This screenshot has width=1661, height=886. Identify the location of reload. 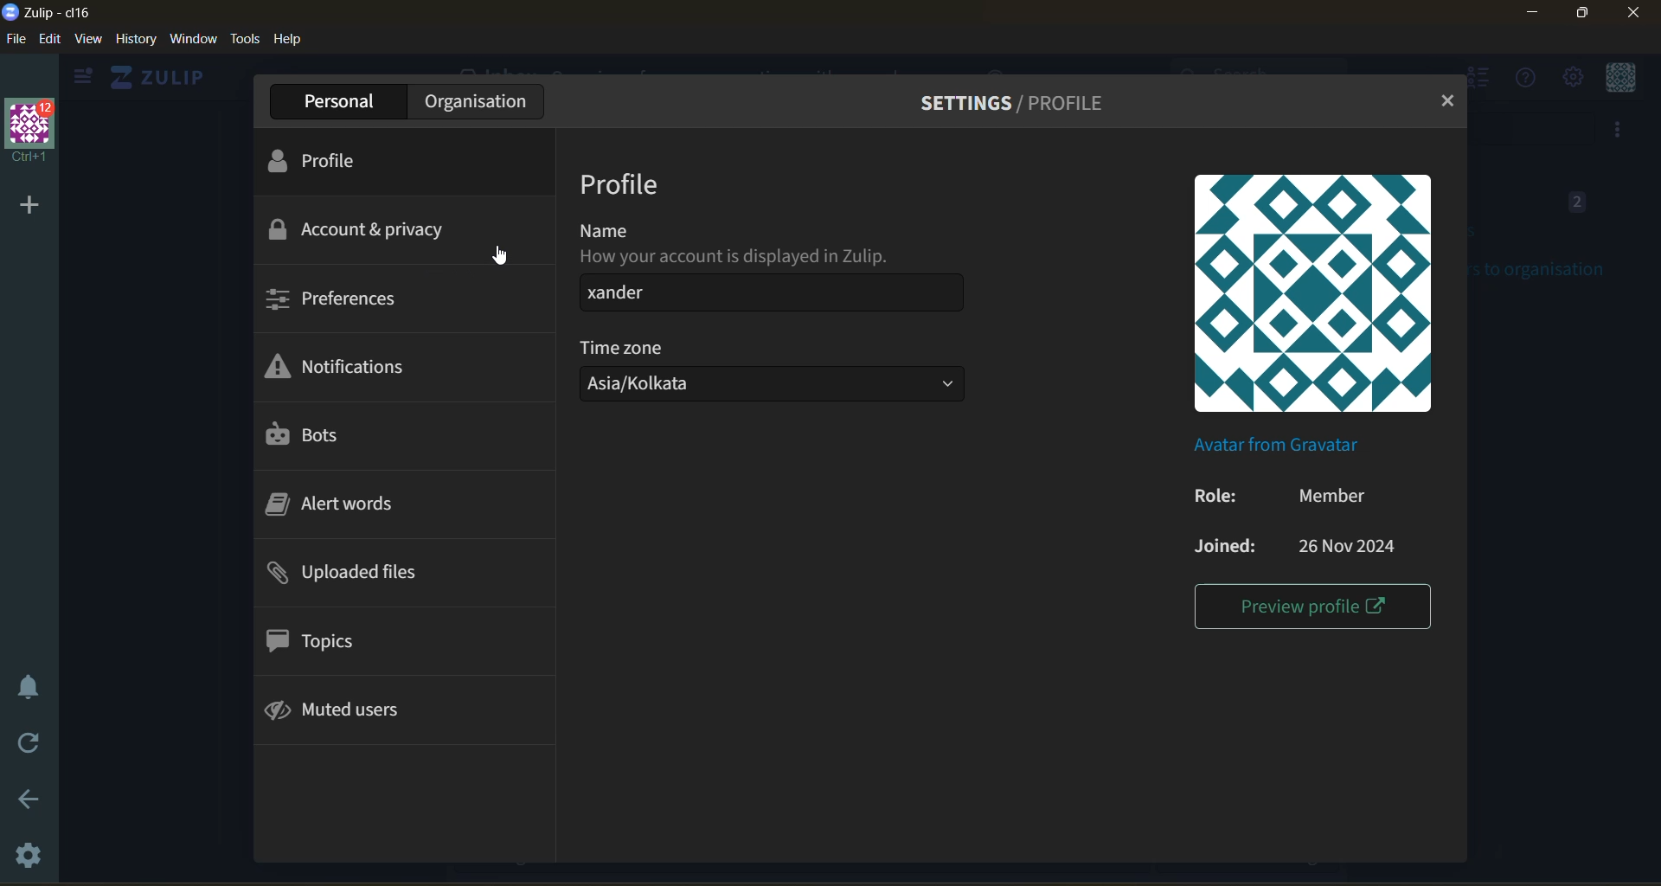
(30, 744).